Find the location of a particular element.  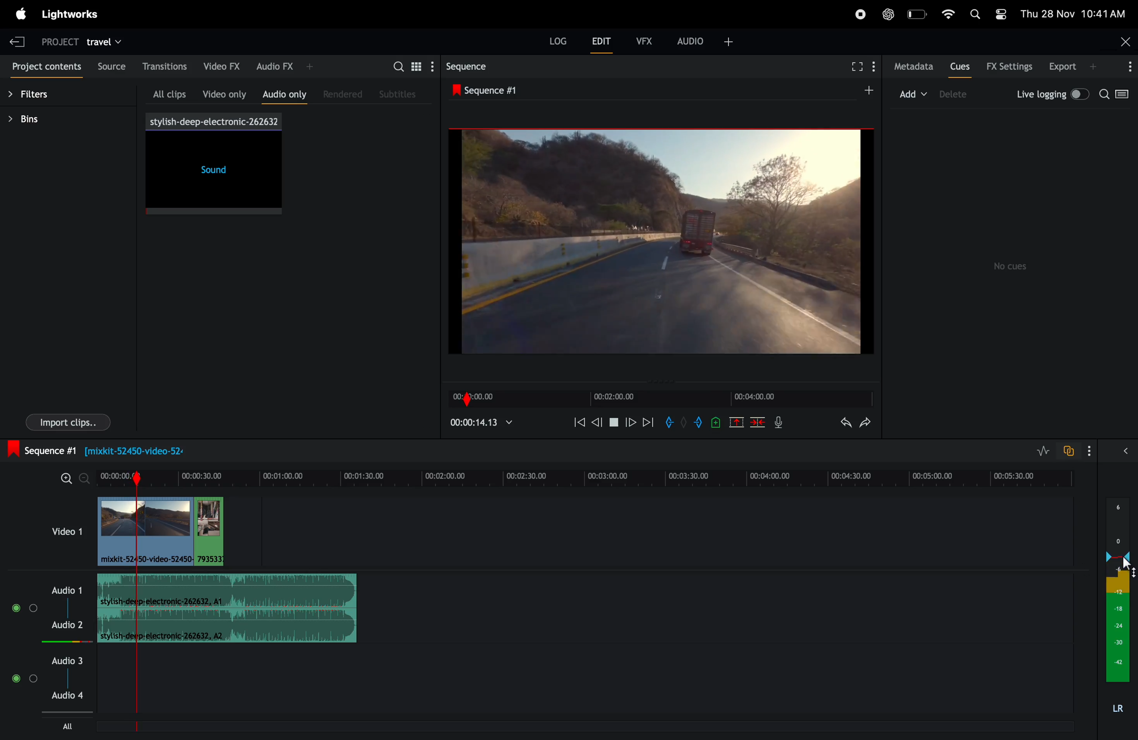

cursor is located at coordinates (1127, 567).